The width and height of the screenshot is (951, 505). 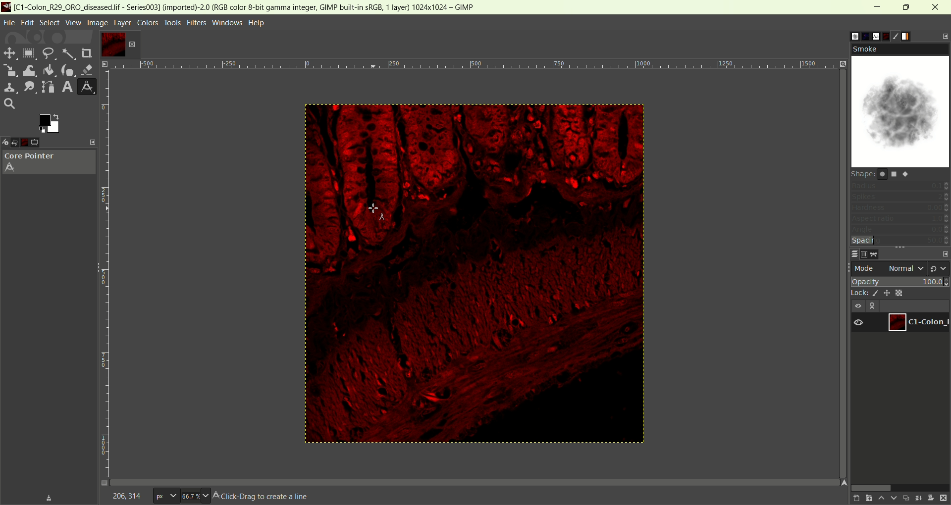 I want to click on font, so click(x=871, y=36).